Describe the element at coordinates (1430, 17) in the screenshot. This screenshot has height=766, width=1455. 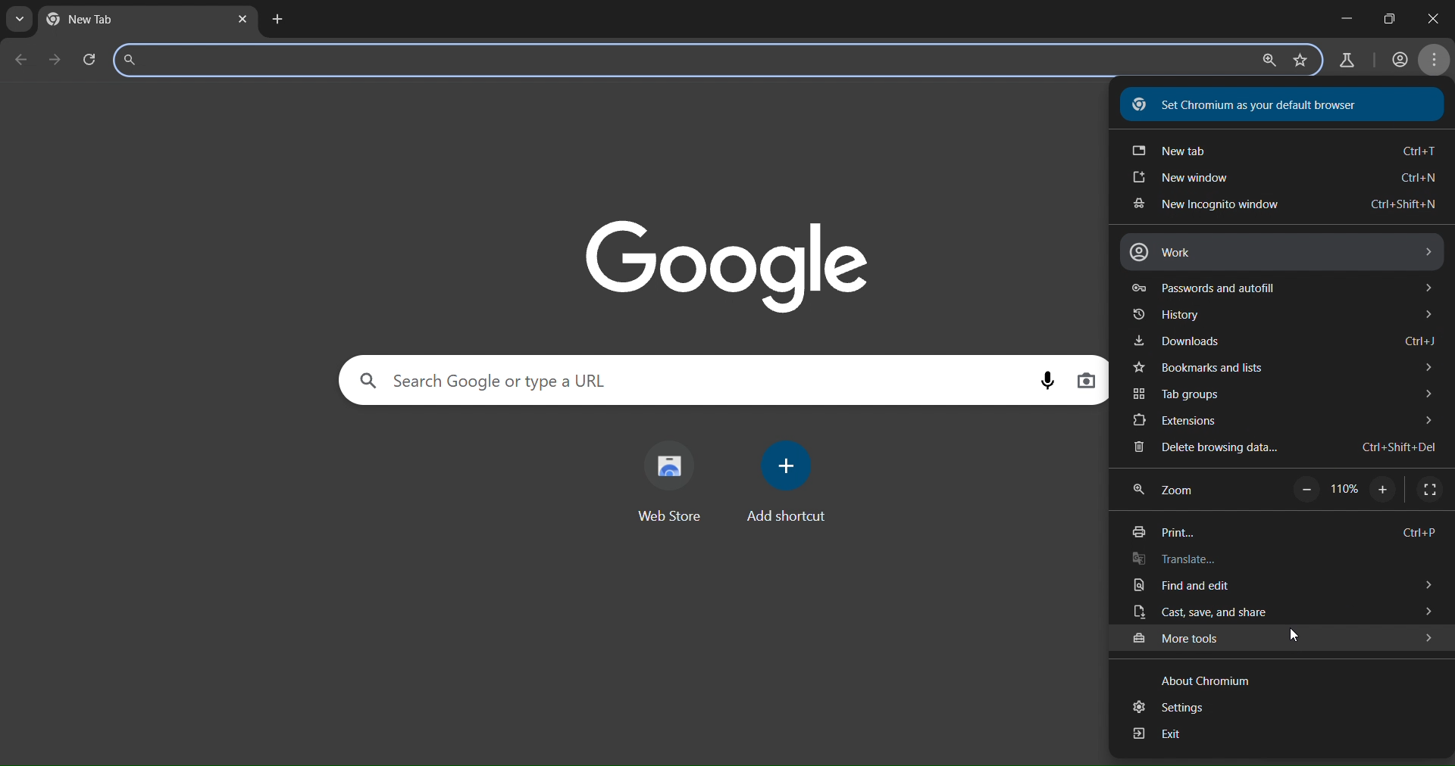
I see `close` at that location.